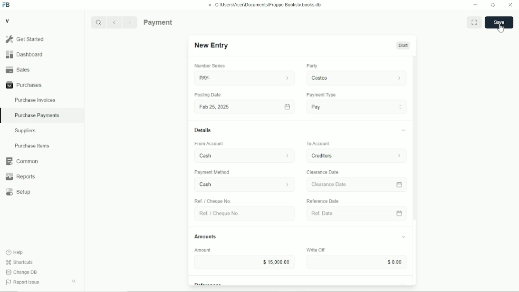 The height and width of the screenshot is (292, 519). Describe the element at coordinates (19, 263) in the screenshot. I see `Shortcuts` at that location.